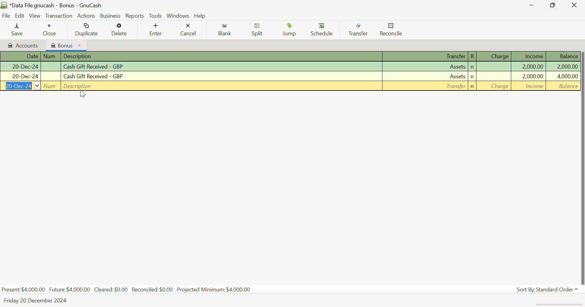 The height and width of the screenshot is (307, 585). Describe the element at coordinates (361, 30) in the screenshot. I see `Transfer` at that location.